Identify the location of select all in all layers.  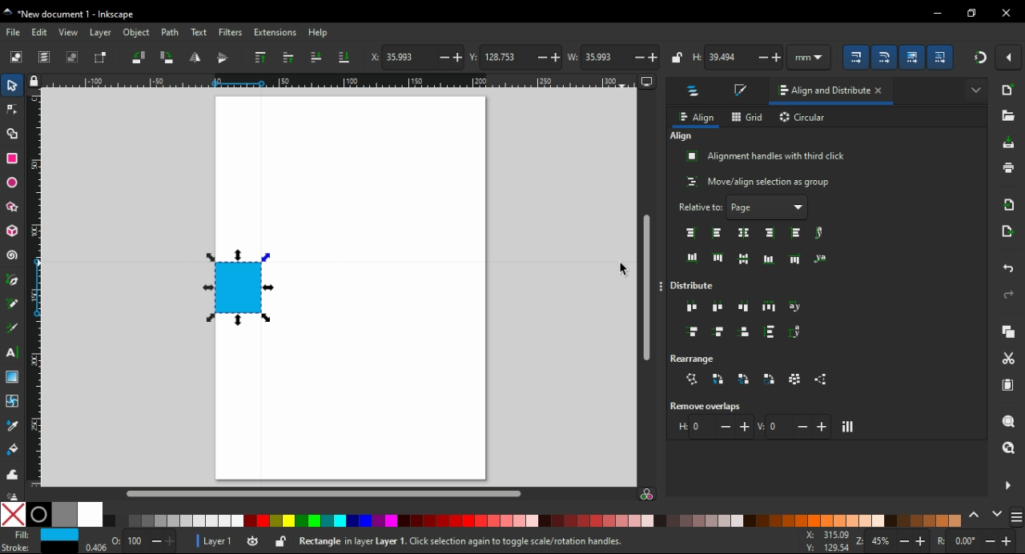
(45, 58).